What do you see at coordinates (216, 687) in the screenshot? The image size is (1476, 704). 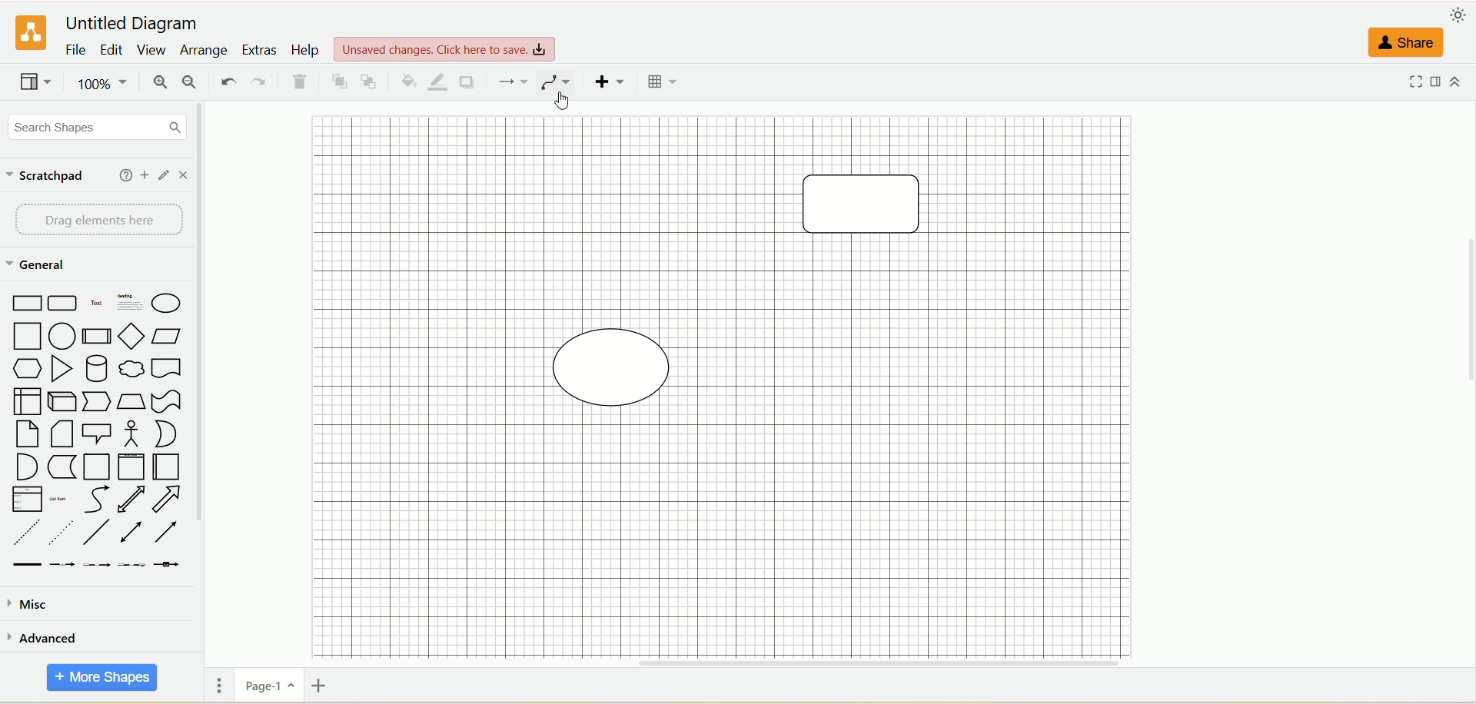 I see `pages` at bounding box center [216, 687].